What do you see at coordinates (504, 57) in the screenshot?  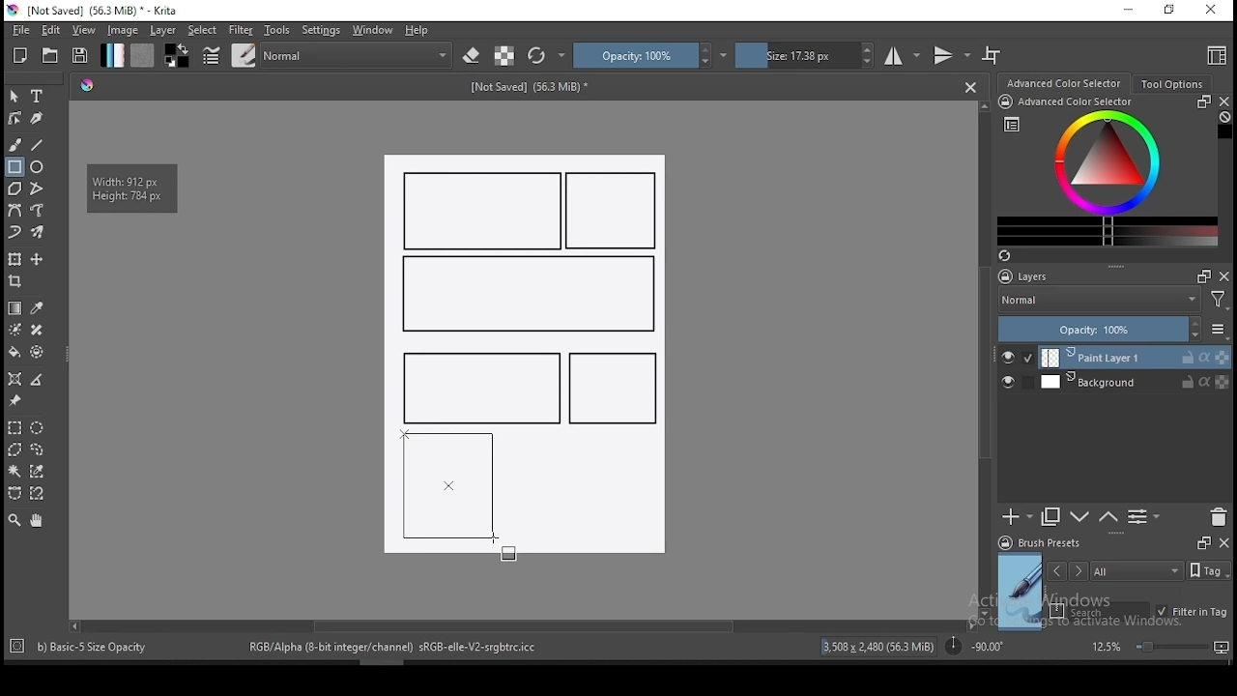 I see `preserve alpha` at bounding box center [504, 57].